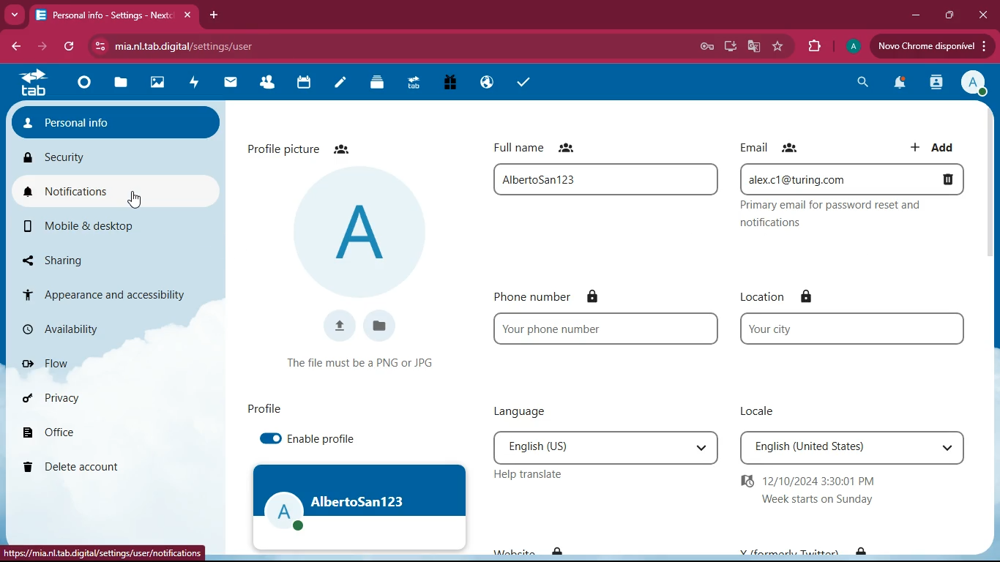 This screenshot has width=1000, height=562. Describe the element at coordinates (851, 178) in the screenshot. I see `email` at that location.